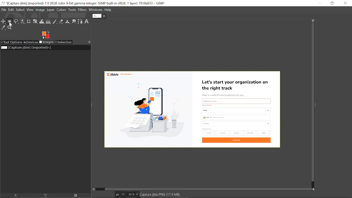  Describe the element at coordinates (29, 22) in the screenshot. I see `Crop tool` at that location.